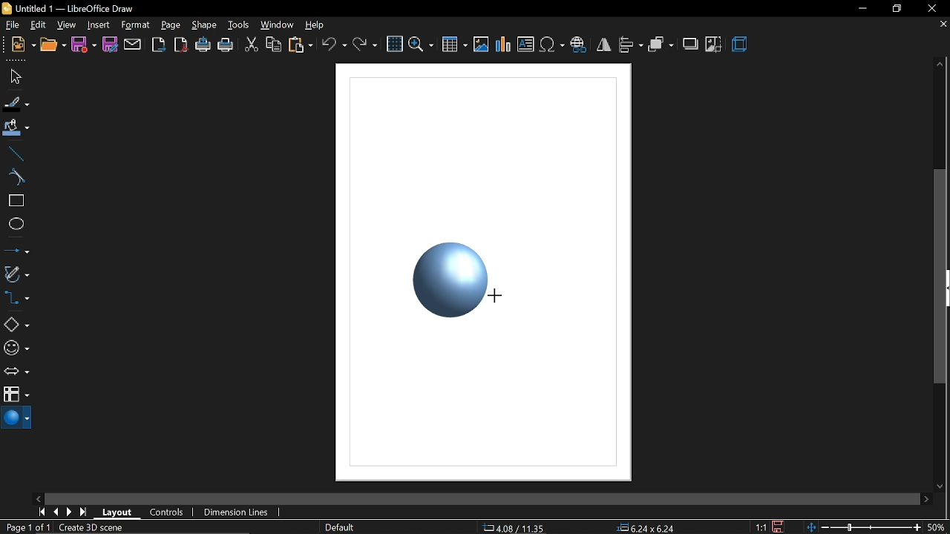  I want to click on 1:1, so click(759, 527).